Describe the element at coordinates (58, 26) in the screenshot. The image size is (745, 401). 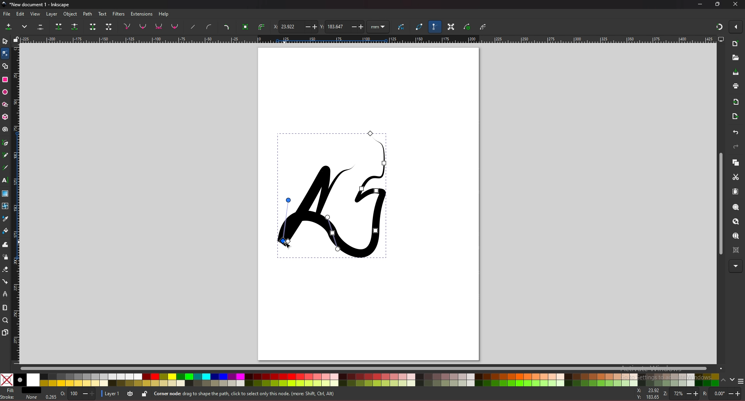
I see `join selected node` at that location.